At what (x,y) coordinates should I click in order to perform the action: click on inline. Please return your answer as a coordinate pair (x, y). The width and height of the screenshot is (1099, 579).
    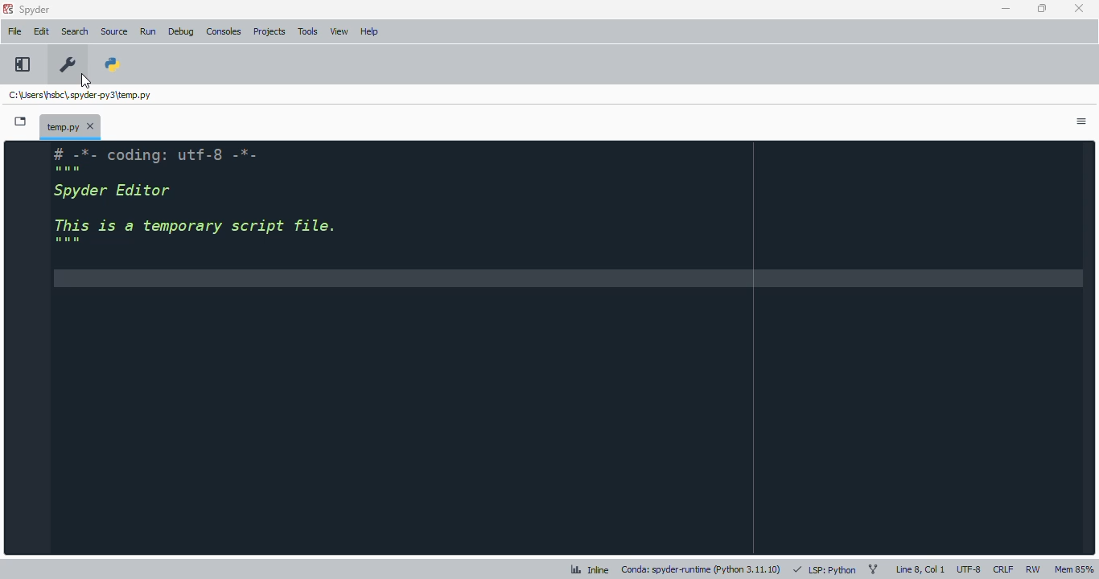
    Looking at the image, I should click on (590, 569).